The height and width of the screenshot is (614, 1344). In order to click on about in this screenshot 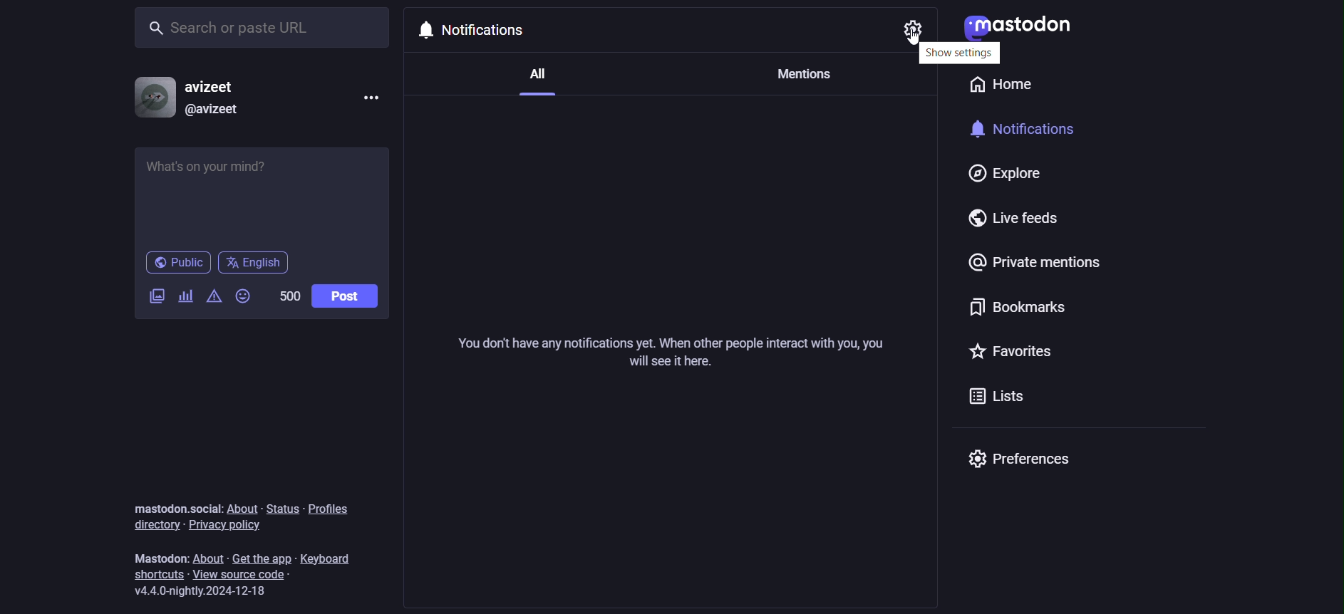, I will do `click(241, 506)`.